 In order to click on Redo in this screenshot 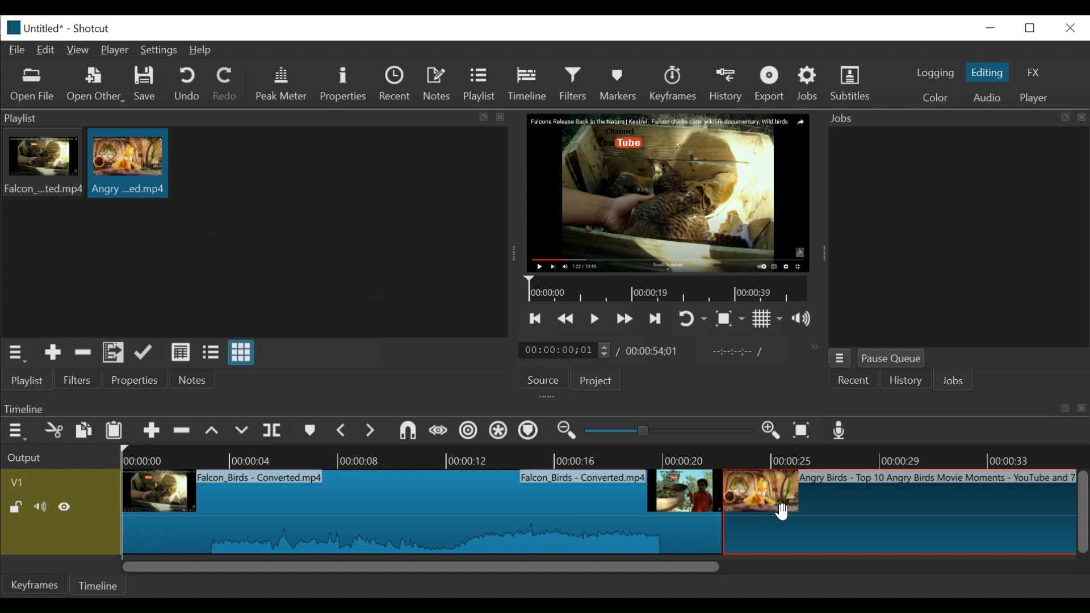, I will do `click(225, 86)`.